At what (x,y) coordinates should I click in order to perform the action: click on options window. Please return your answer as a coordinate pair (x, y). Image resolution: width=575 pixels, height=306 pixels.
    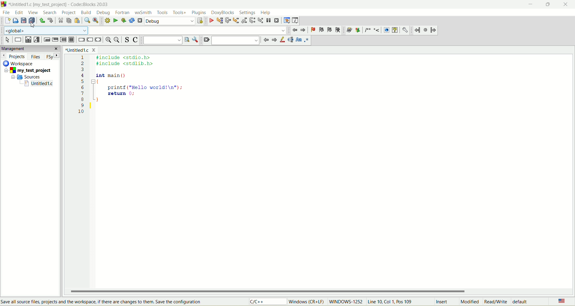
    Looking at the image, I should click on (195, 40).